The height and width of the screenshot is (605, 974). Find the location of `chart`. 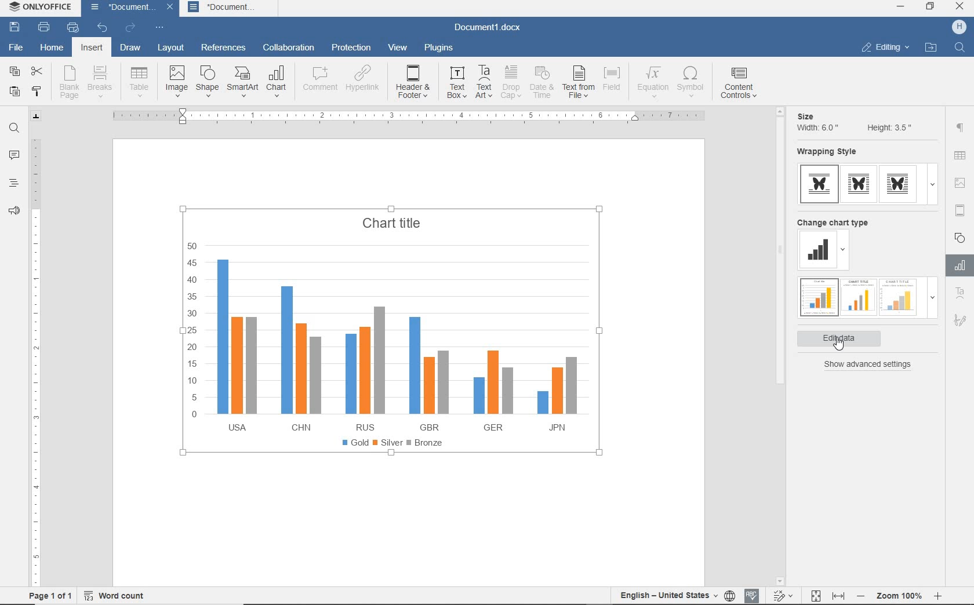

chart is located at coordinates (278, 82).